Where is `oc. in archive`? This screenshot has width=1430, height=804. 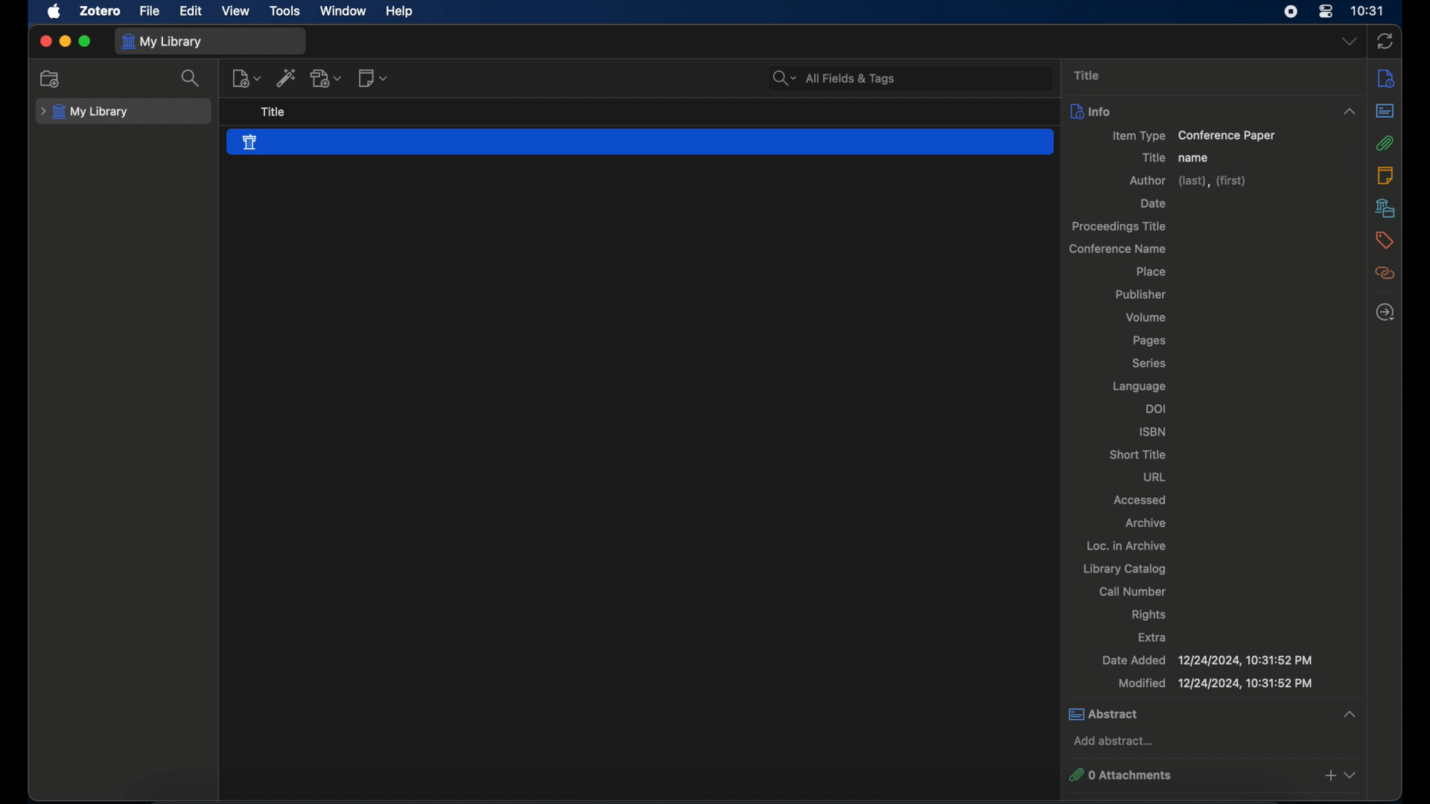 oc. in archive is located at coordinates (1122, 546).